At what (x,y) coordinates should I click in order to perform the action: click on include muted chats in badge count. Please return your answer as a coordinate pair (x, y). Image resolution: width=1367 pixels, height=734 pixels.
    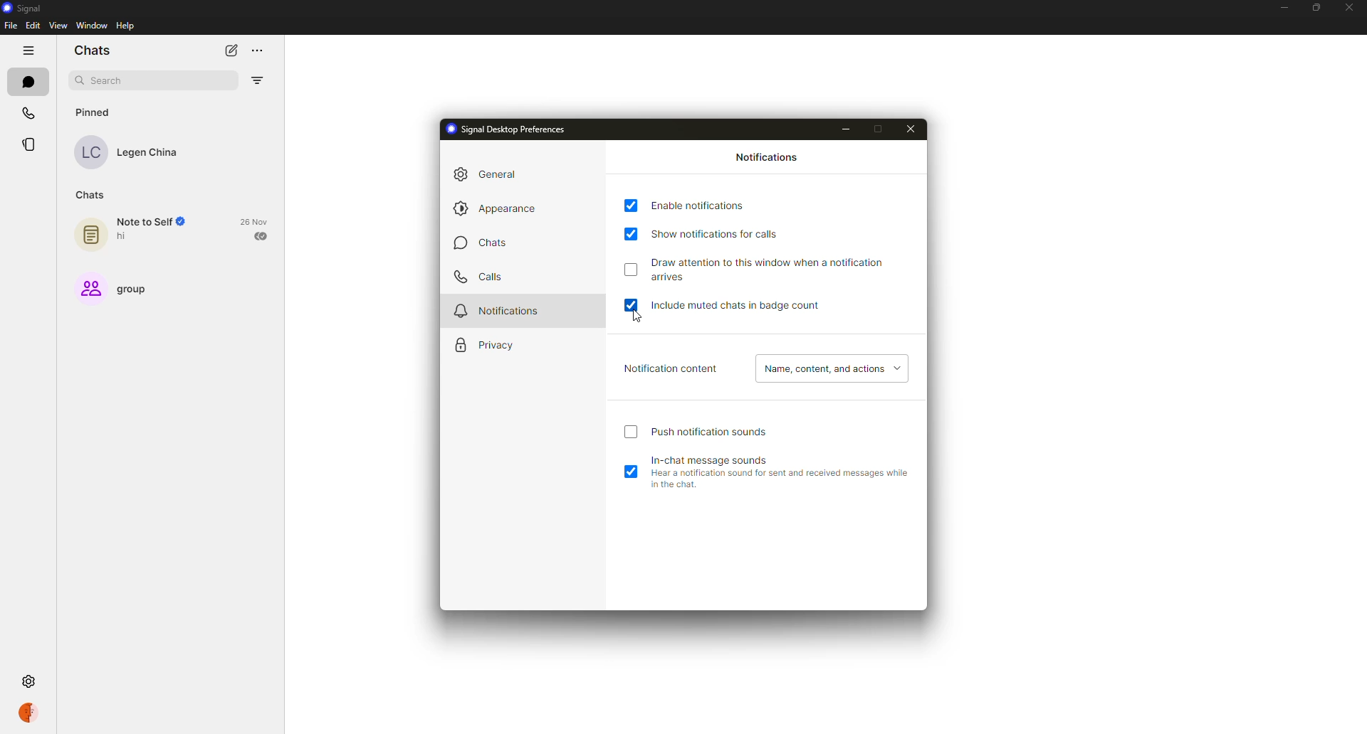
    Looking at the image, I should click on (730, 307).